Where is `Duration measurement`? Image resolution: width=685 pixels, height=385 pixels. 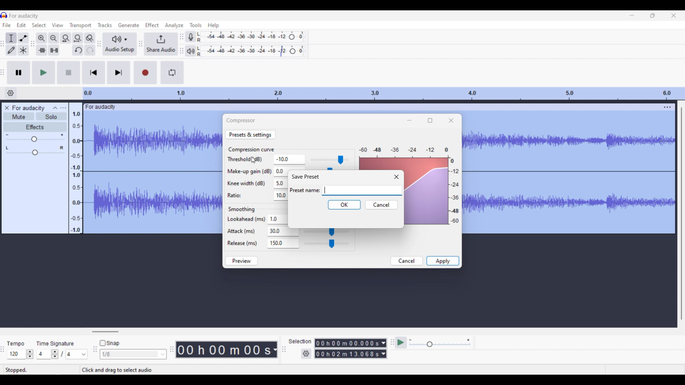 Duration measurement is located at coordinates (274, 350).